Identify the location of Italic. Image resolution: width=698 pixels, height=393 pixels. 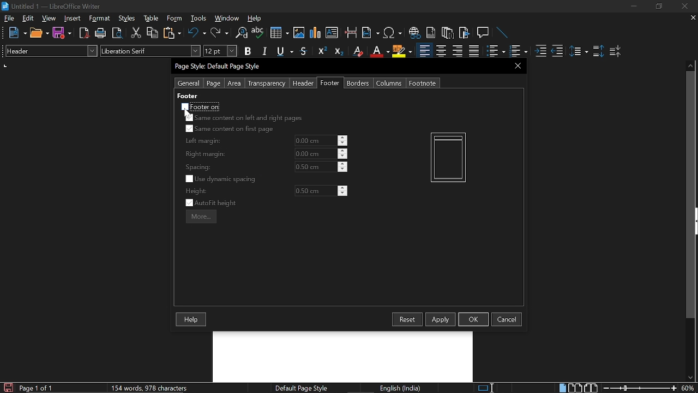
(265, 51).